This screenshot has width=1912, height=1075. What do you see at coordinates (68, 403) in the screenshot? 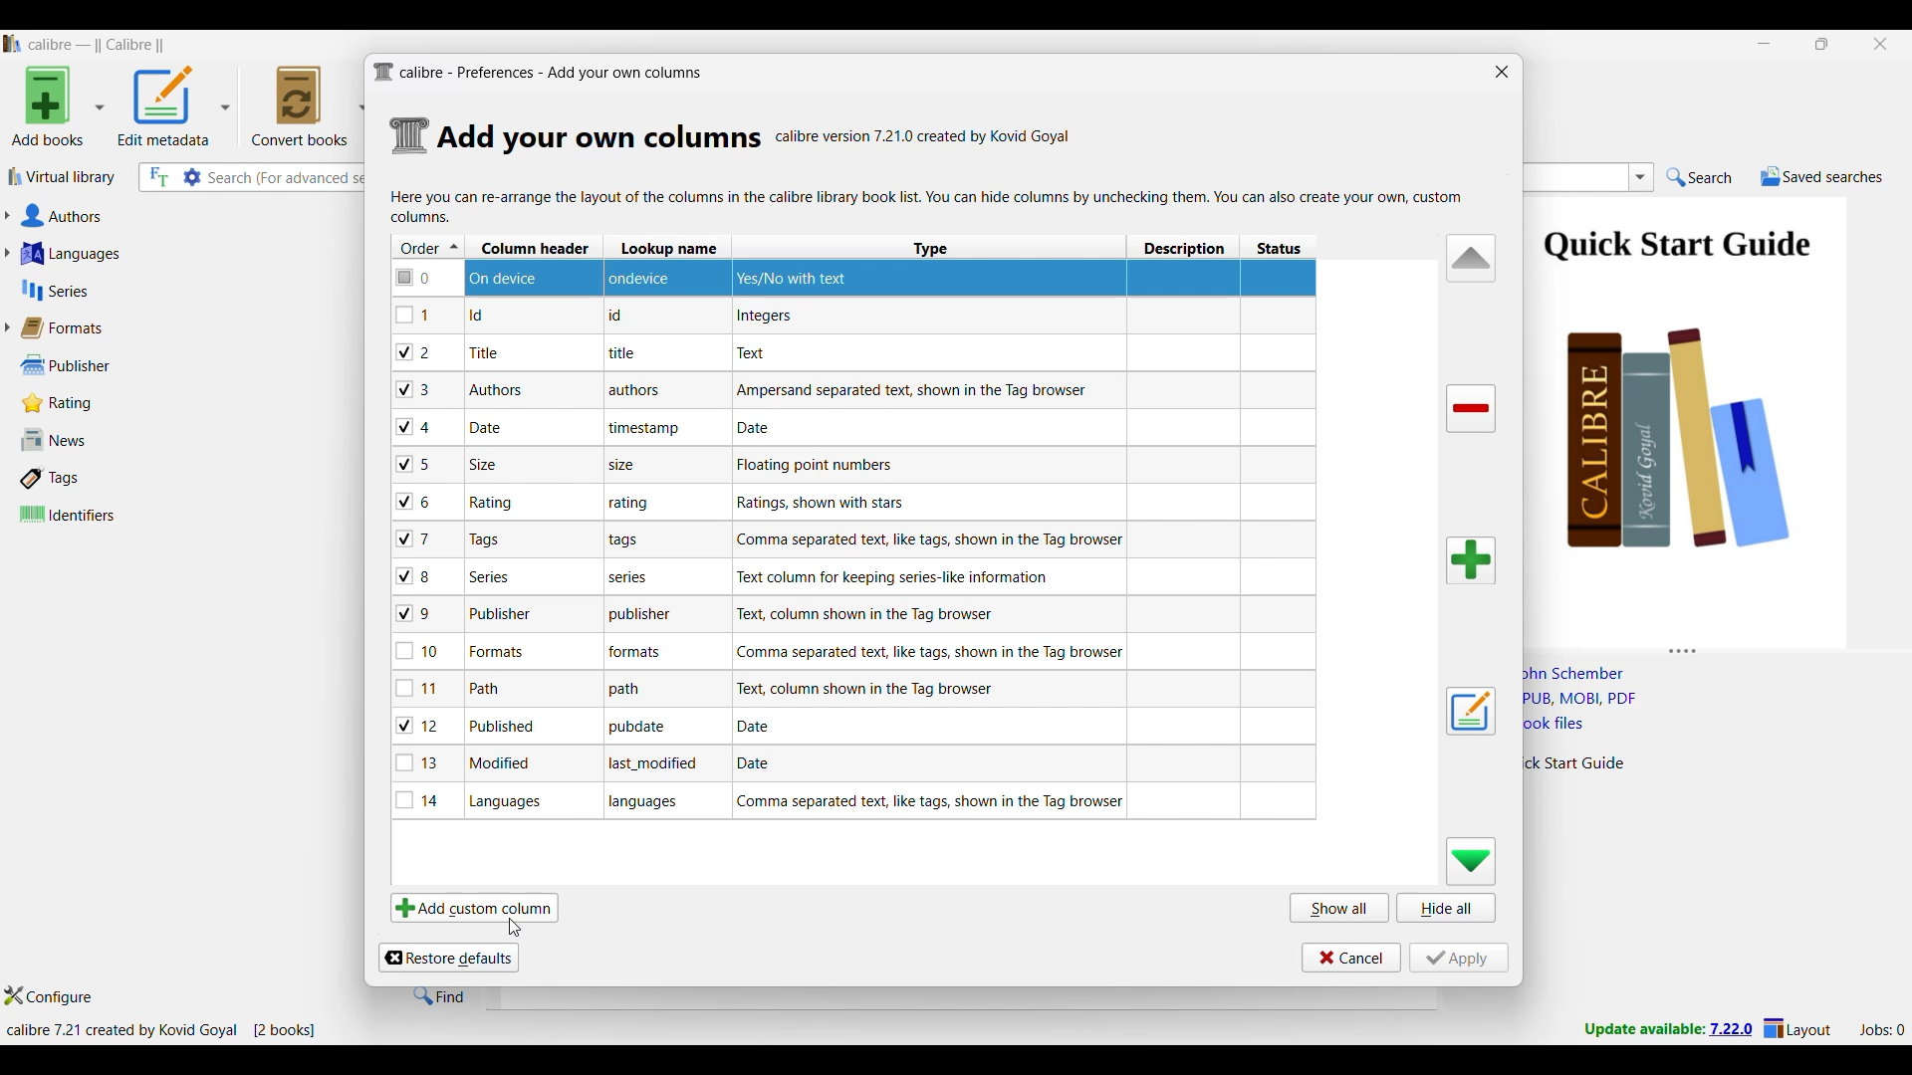
I see `Rating` at bounding box center [68, 403].